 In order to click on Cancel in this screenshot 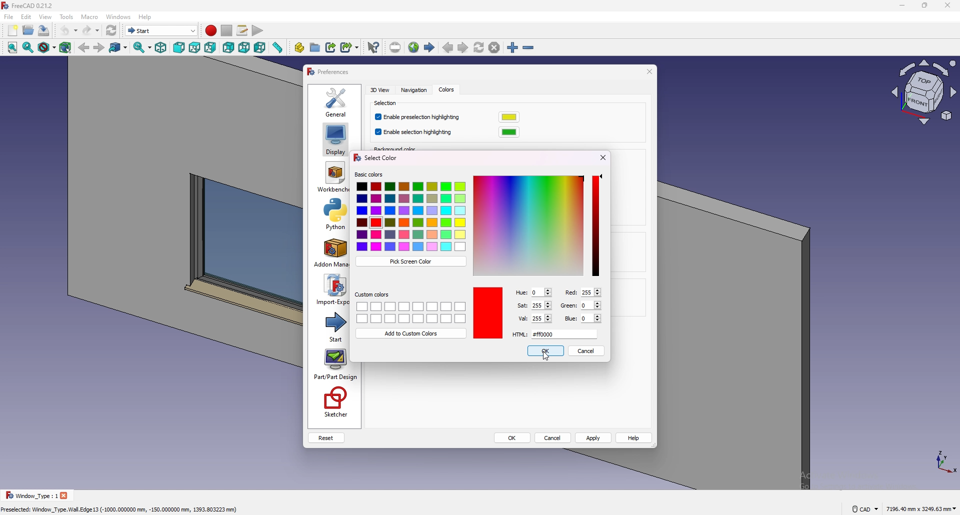, I will do `click(585, 350)`.